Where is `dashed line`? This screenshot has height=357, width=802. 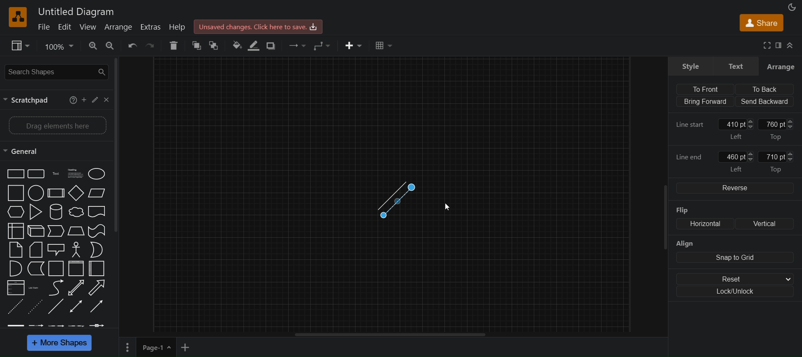
dashed line is located at coordinates (13, 307).